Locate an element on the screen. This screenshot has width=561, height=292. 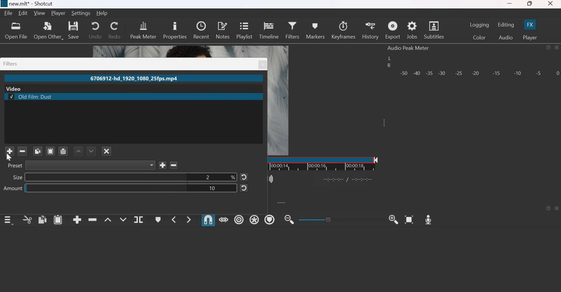
Scrub while dragging is located at coordinates (224, 219).